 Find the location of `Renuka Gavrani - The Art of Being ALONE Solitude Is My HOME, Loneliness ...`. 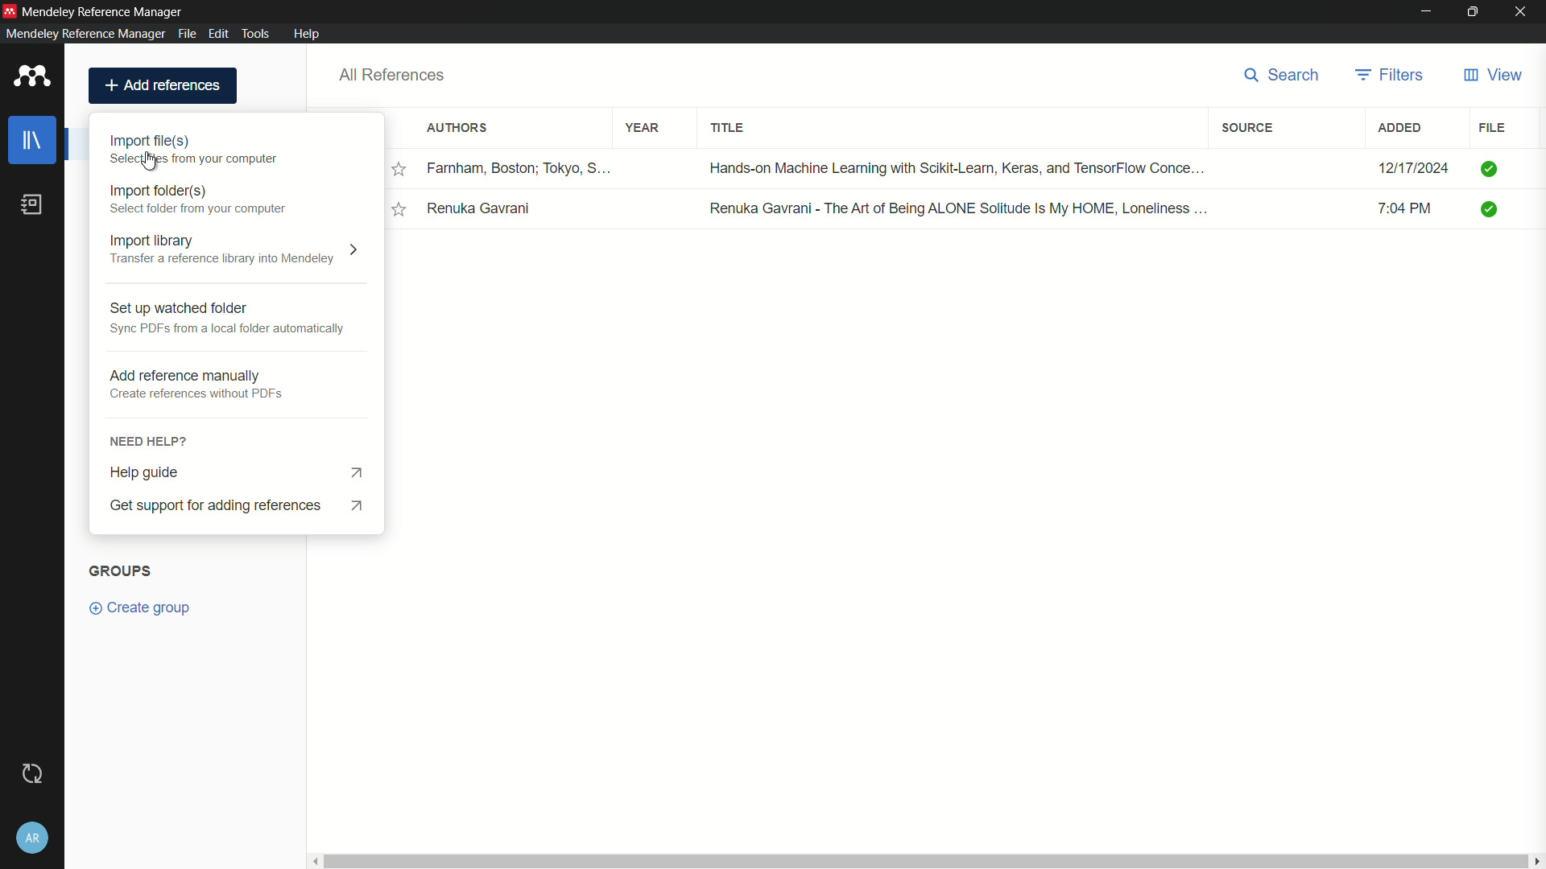

Renuka Gavrani - The Art of Being ALONE Solitude Is My HOME, Loneliness ... is located at coordinates (959, 208).